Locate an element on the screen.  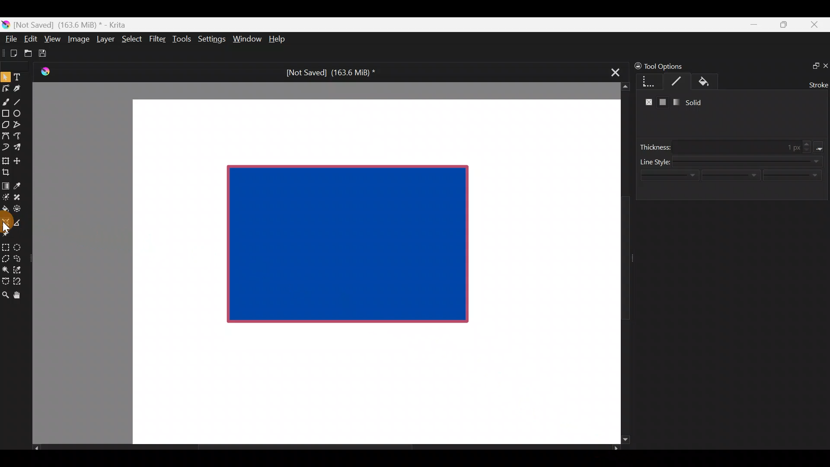
Image is located at coordinates (78, 39).